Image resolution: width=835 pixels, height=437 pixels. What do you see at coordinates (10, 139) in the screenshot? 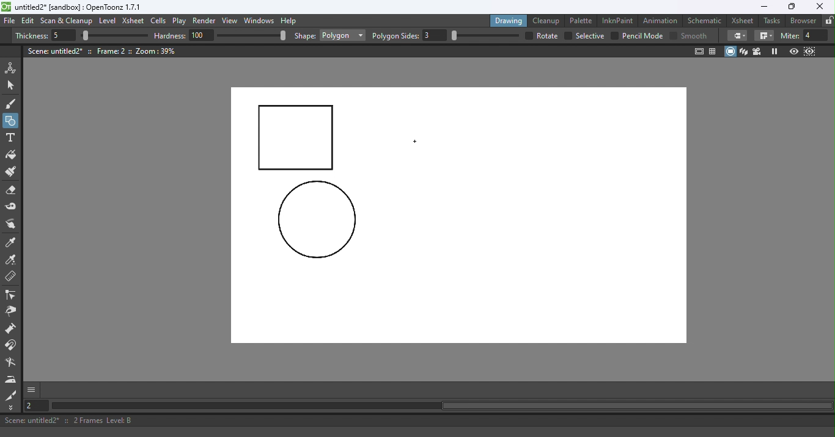
I see `Type tool` at bounding box center [10, 139].